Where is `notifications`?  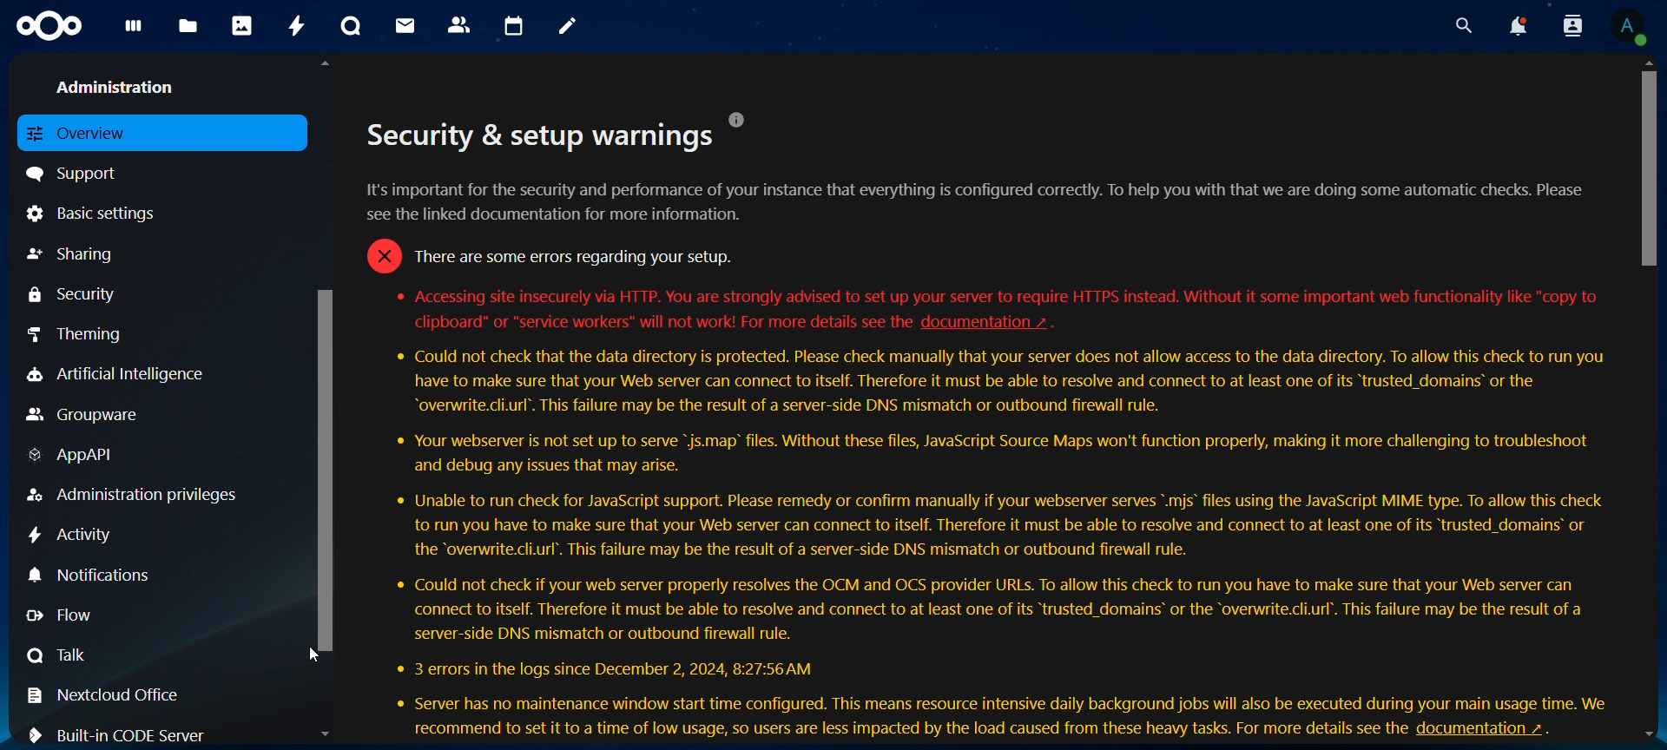 notifications is located at coordinates (95, 574).